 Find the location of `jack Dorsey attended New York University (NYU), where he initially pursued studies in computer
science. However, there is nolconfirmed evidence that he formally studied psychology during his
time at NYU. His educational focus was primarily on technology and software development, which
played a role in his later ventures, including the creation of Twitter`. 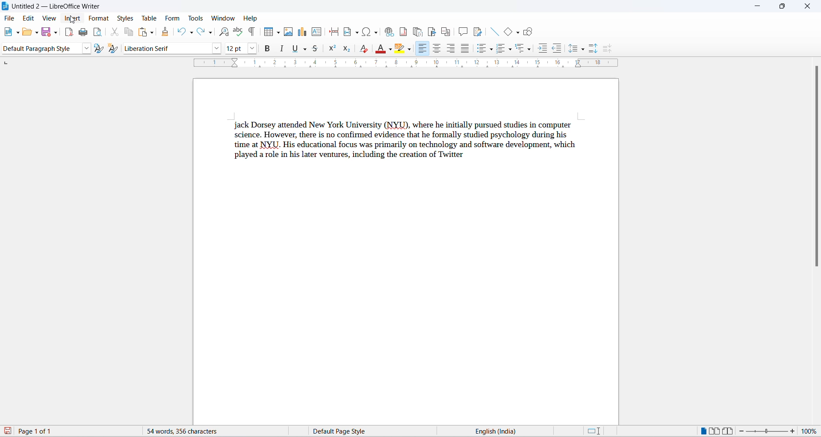

jack Dorsey attended New York University (NYU), where he initially pursued studies in computer
science. However, there is nolconfirmed evidence that he formally studied psychology during his
time at NYU. His educational focus was primarily on technology and software development, which
played a role in his later ventures, including the creation of Twitter is located at coordinates (406, 139).